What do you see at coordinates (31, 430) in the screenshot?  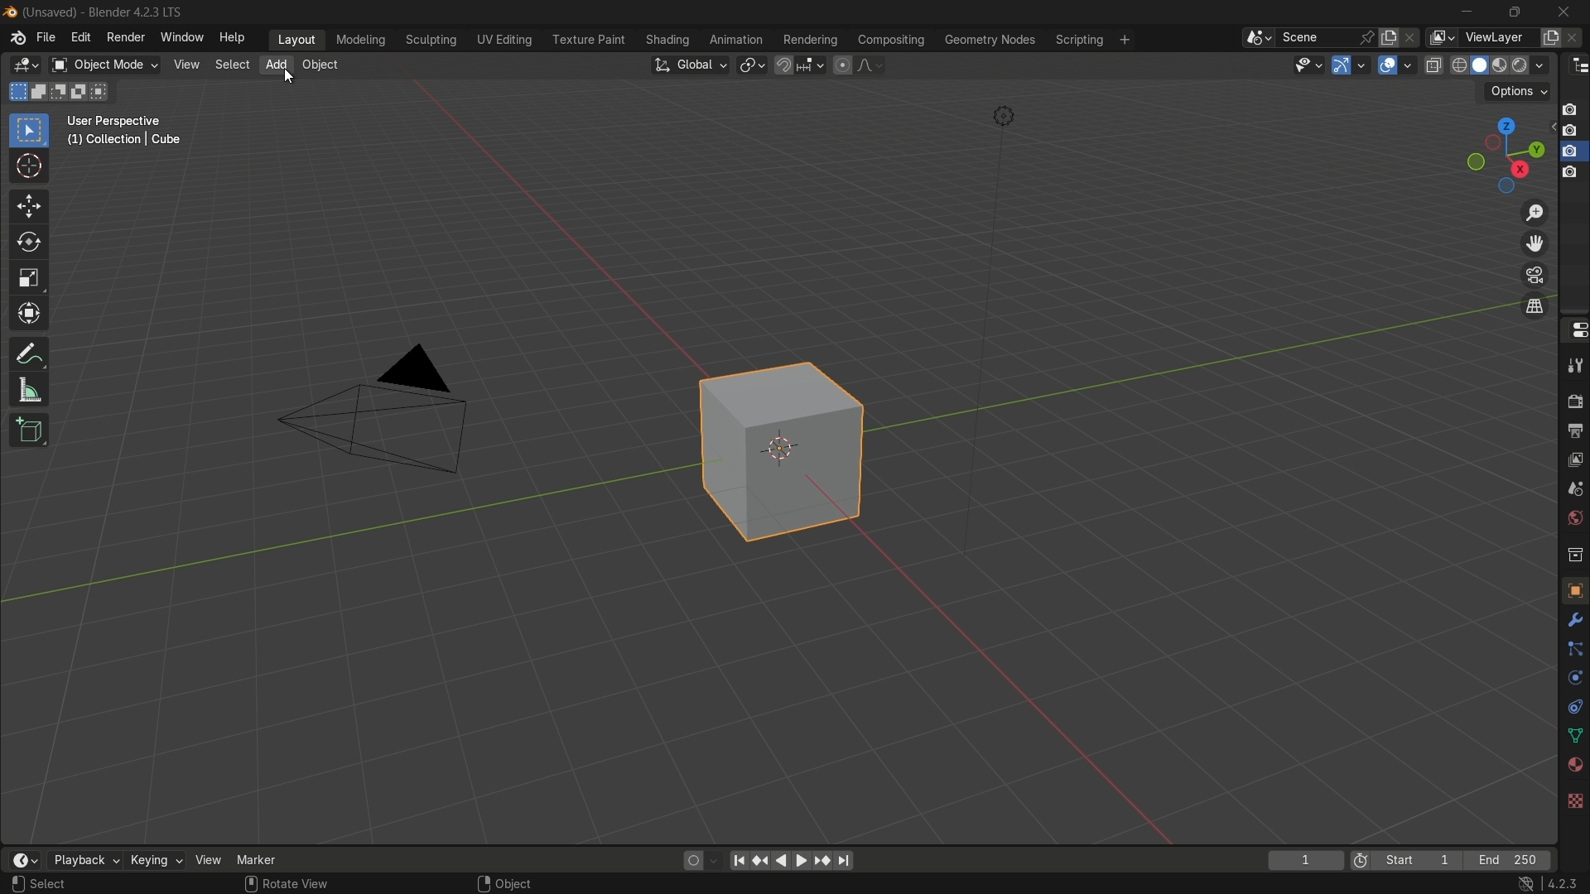 I see `add cube` at bounding box center [31, 430].